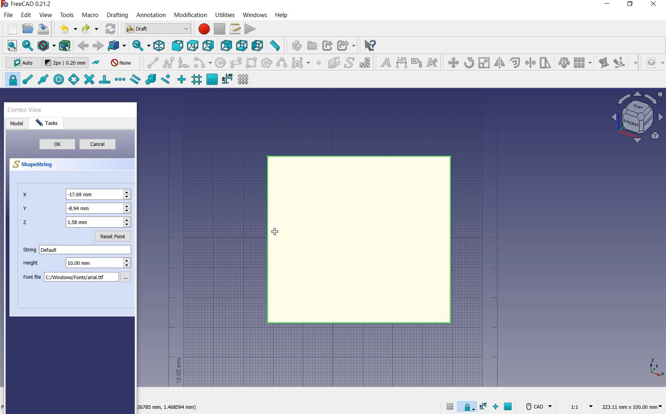  I want to click on combo view, so click(25, 110).